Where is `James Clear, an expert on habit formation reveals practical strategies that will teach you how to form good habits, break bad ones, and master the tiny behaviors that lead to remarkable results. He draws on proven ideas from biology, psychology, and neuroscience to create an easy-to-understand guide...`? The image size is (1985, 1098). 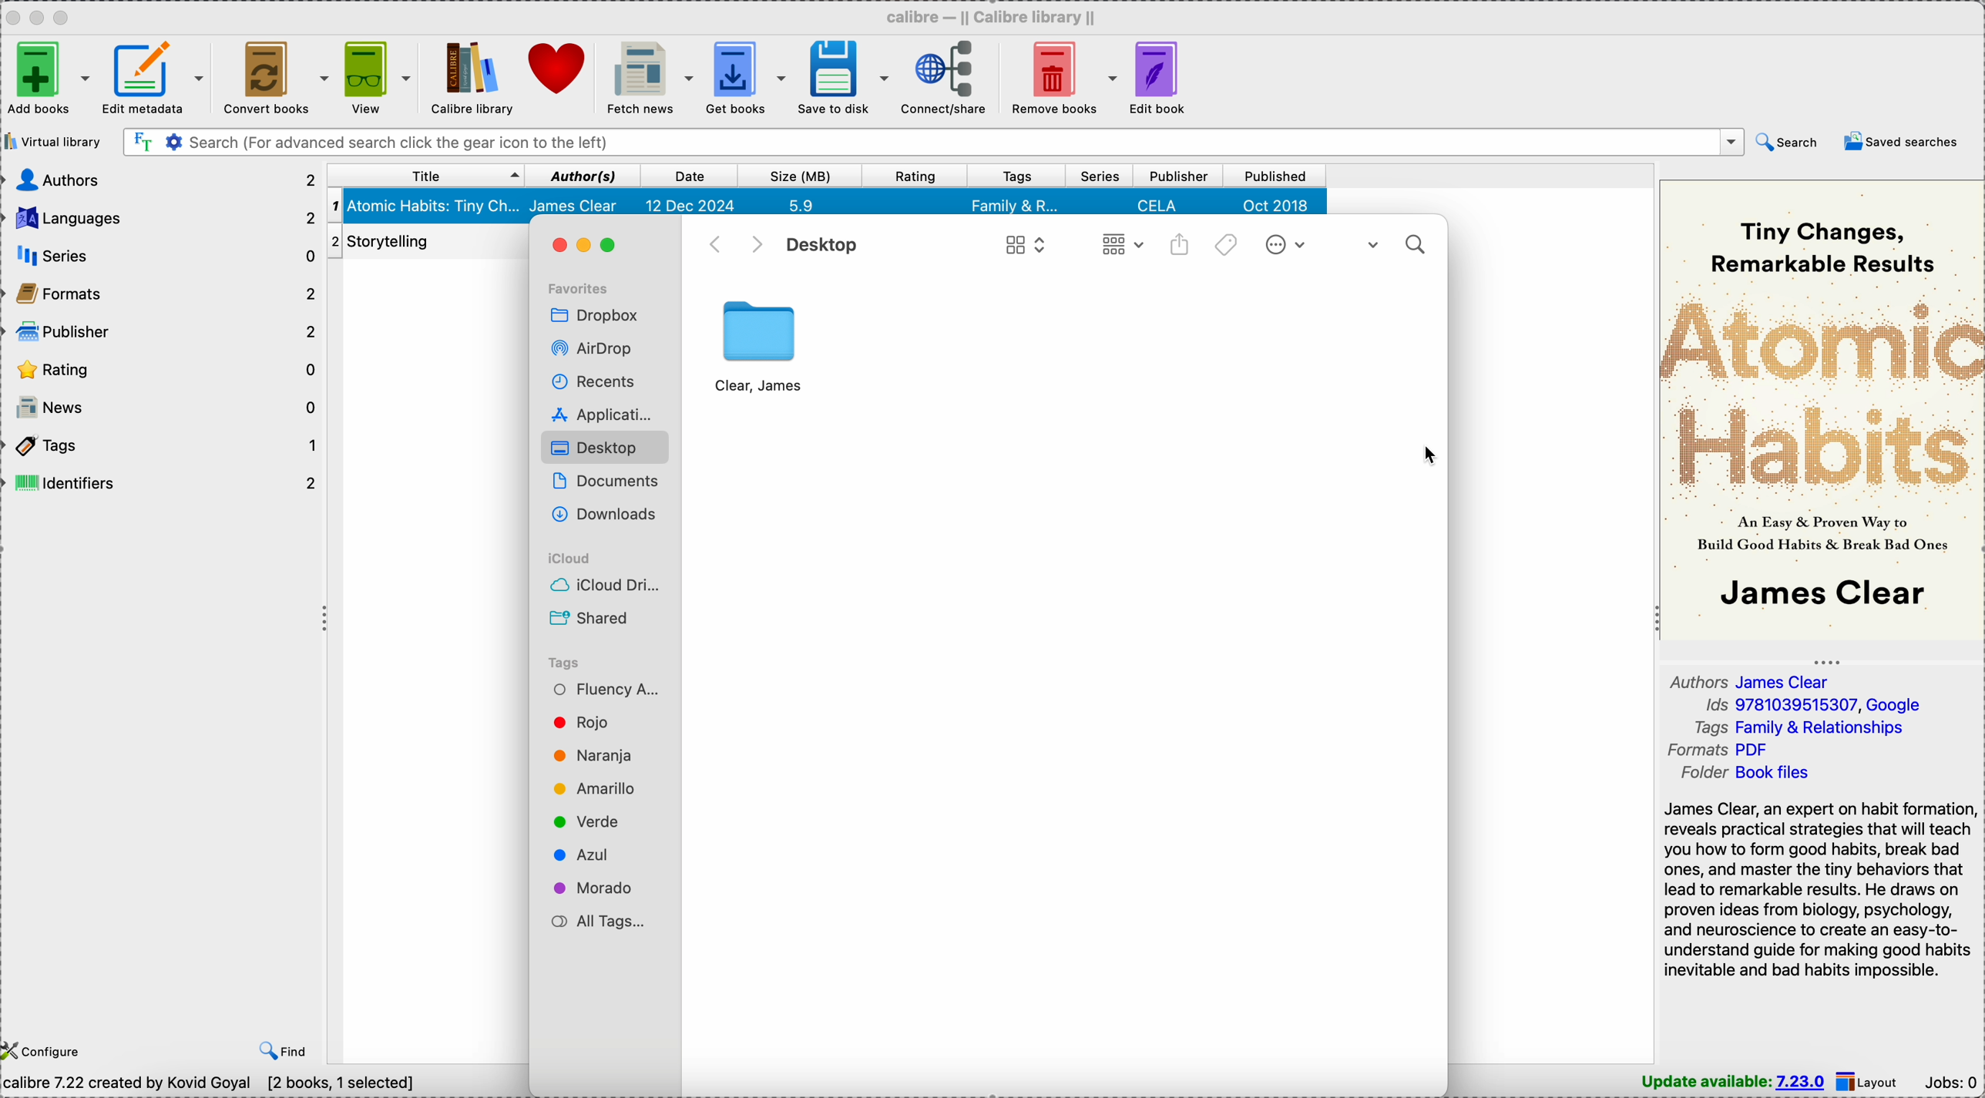
James Clear, an expert on habit formation reveals practical strategies that will teach you how to form good habits, break bad ones, and master the tiny behaviors that lead to remarkable results. He draws on proven ideas from biology, psychology, and neuroscience to create an easy-to-understand guide... is located at coordinates (1820, 891).